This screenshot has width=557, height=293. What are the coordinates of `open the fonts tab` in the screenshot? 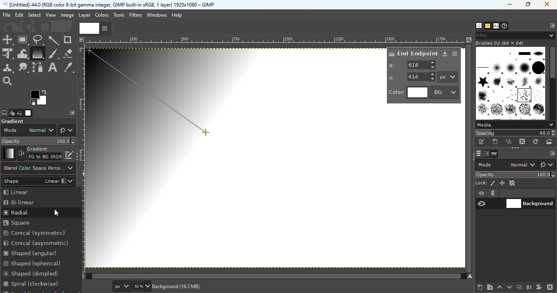 It's located at (496, 26).